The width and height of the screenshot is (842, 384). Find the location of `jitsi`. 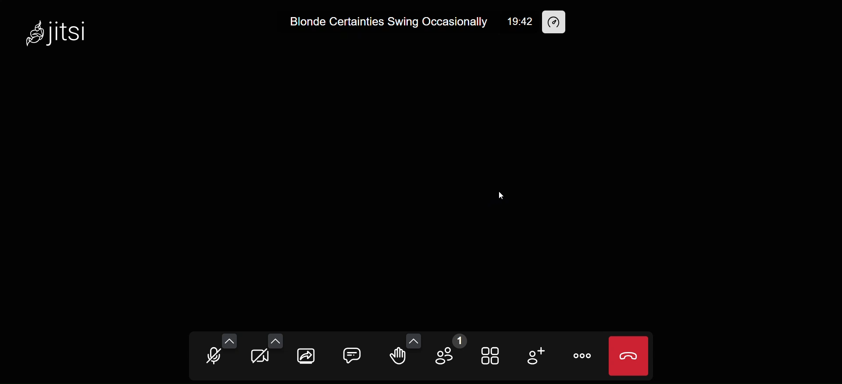

jitsi is located at coordinates (61, 33).